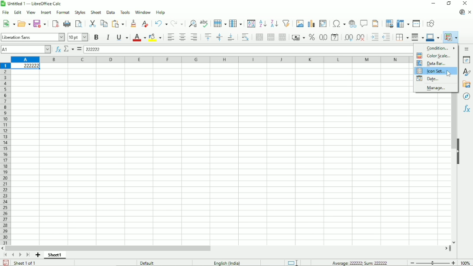  What do you see at coordinates (311, 37) in the screenshot?
I see `Format as percent` at bounding box center [311, 37].